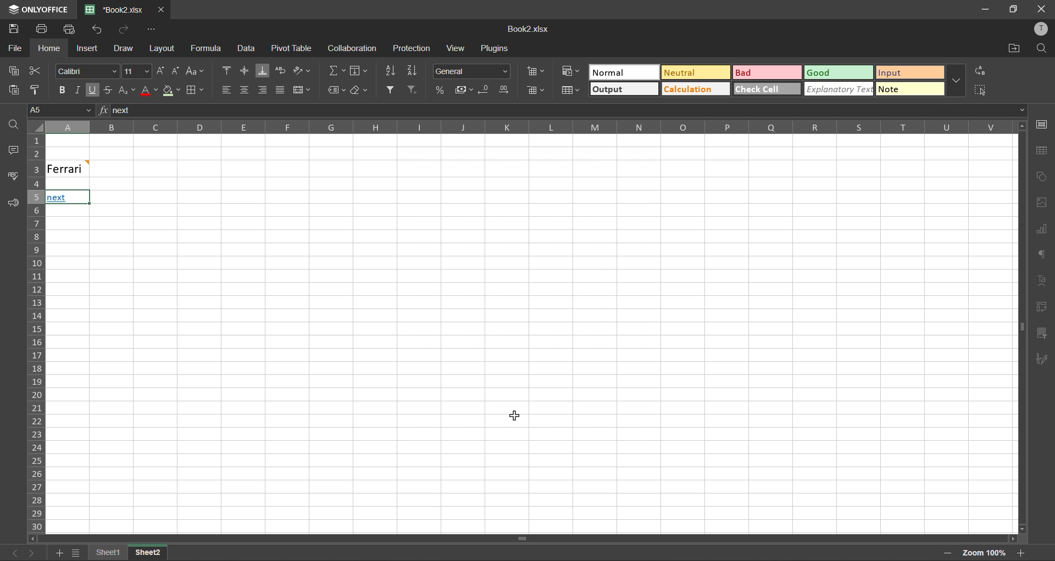  Describe the element at coordinates (1023, 552) in the screenshot. I see `zoom in` at that location.